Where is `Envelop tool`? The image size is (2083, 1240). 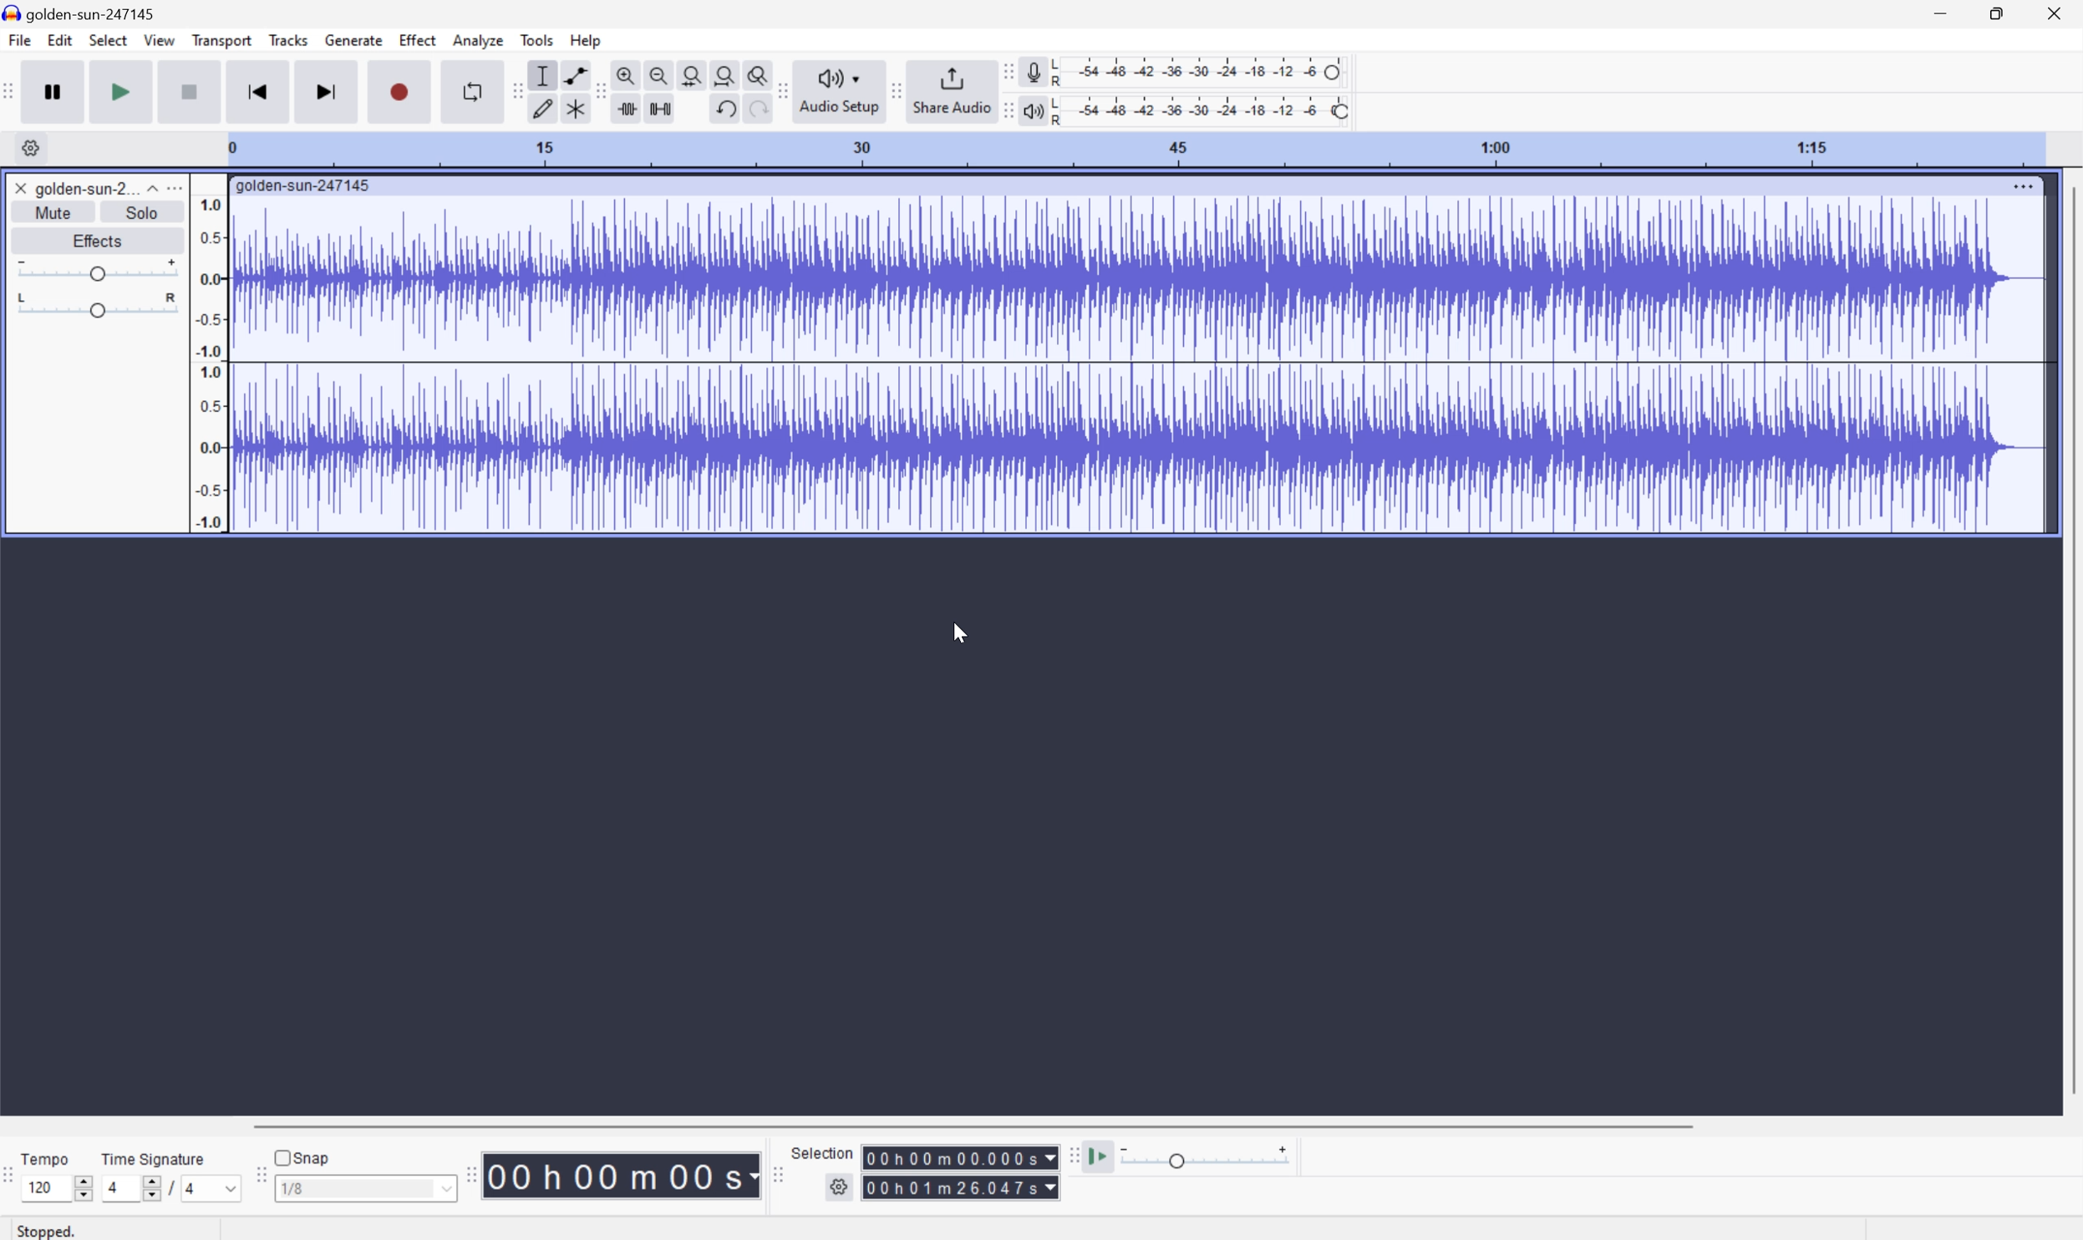
Envelop tool is located at coordinates (572, 74).